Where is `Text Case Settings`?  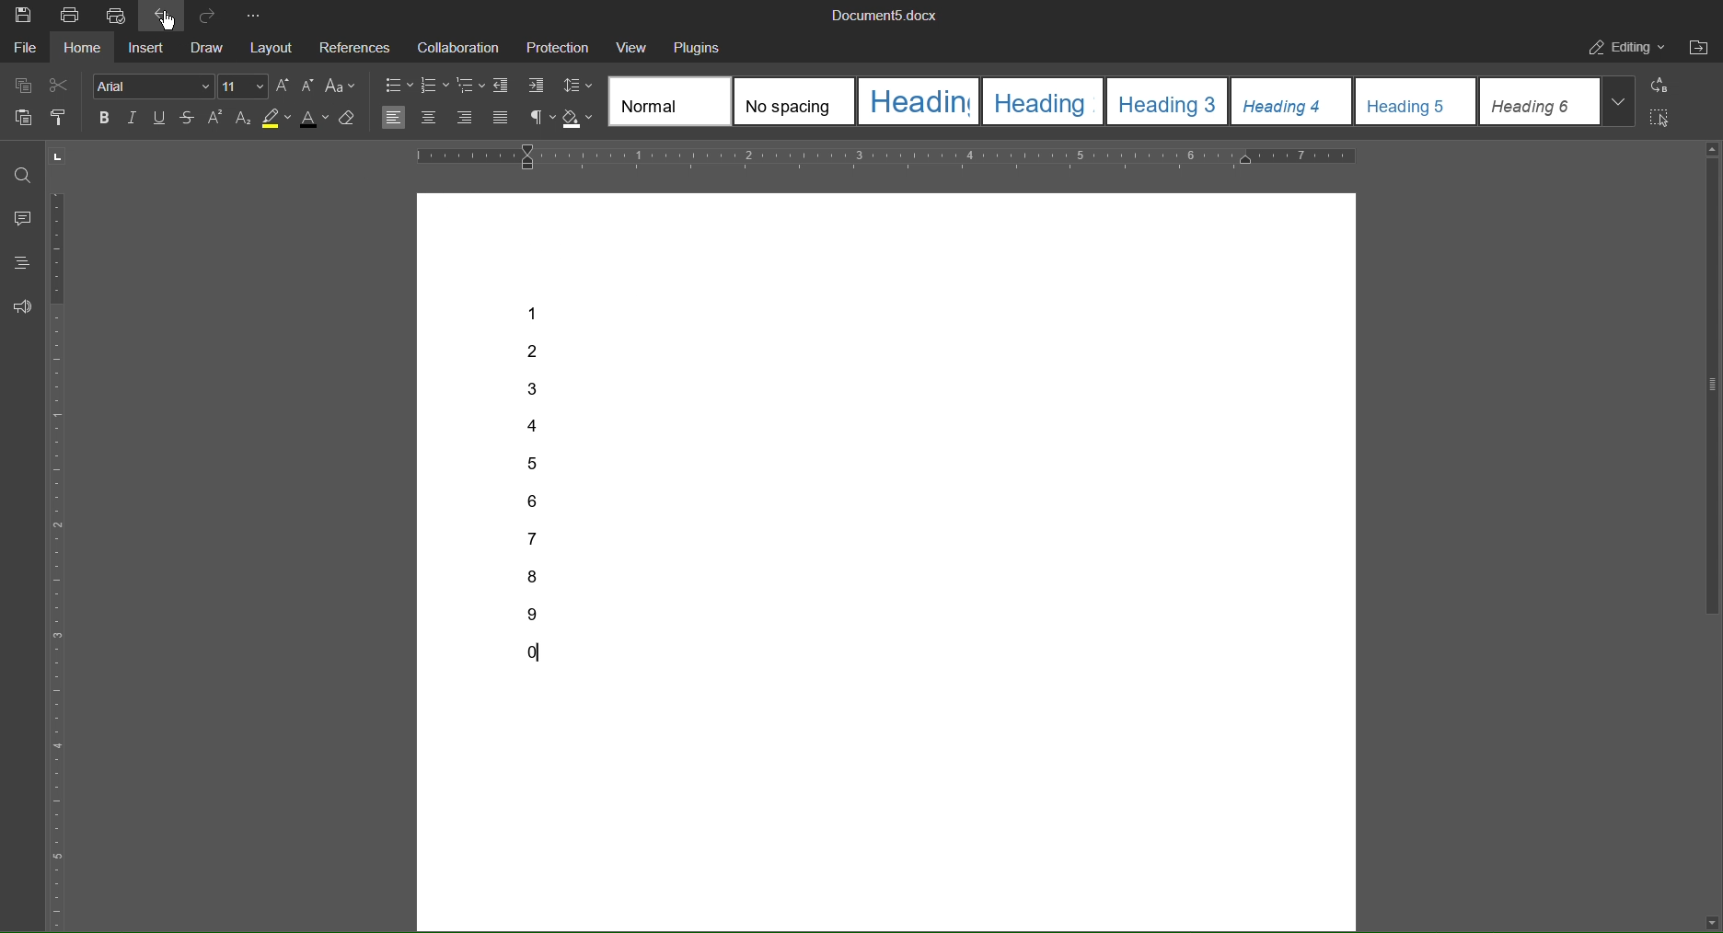 Text Case Settings is located at coordinates (340, 86).